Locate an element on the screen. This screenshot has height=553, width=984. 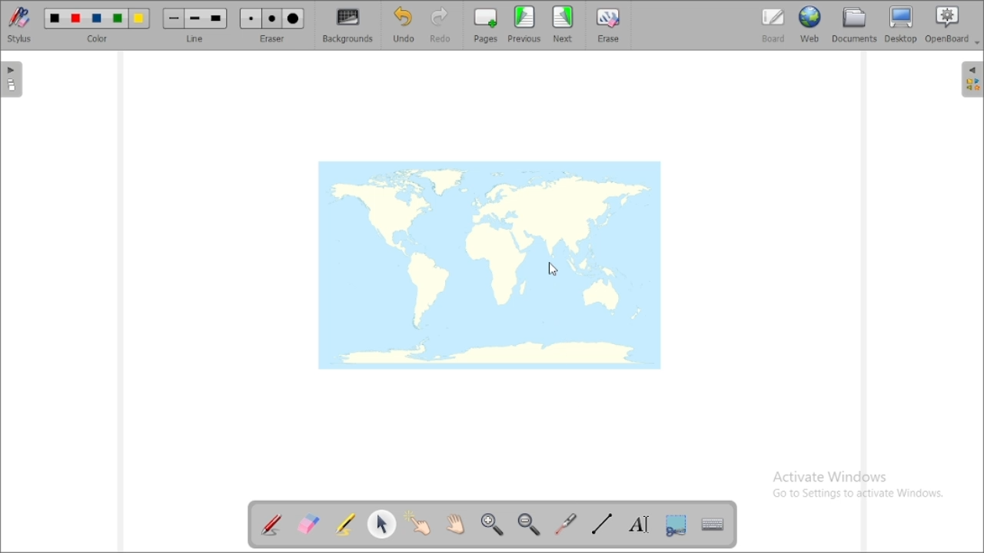
pages is located at coordinates (486, 25).